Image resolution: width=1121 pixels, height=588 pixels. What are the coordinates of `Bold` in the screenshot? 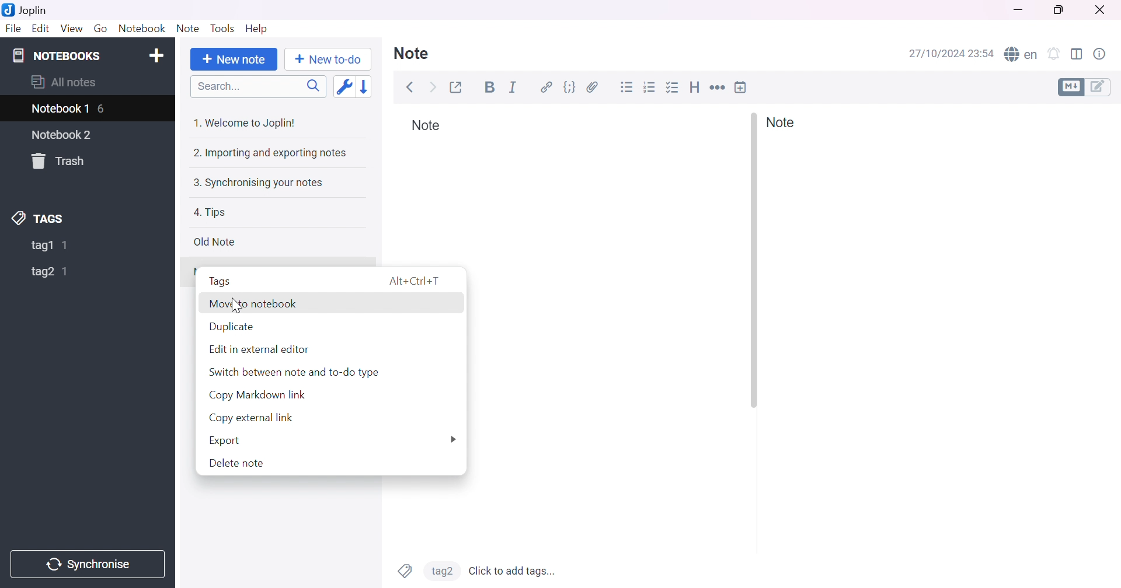 It's located at (489, 87).